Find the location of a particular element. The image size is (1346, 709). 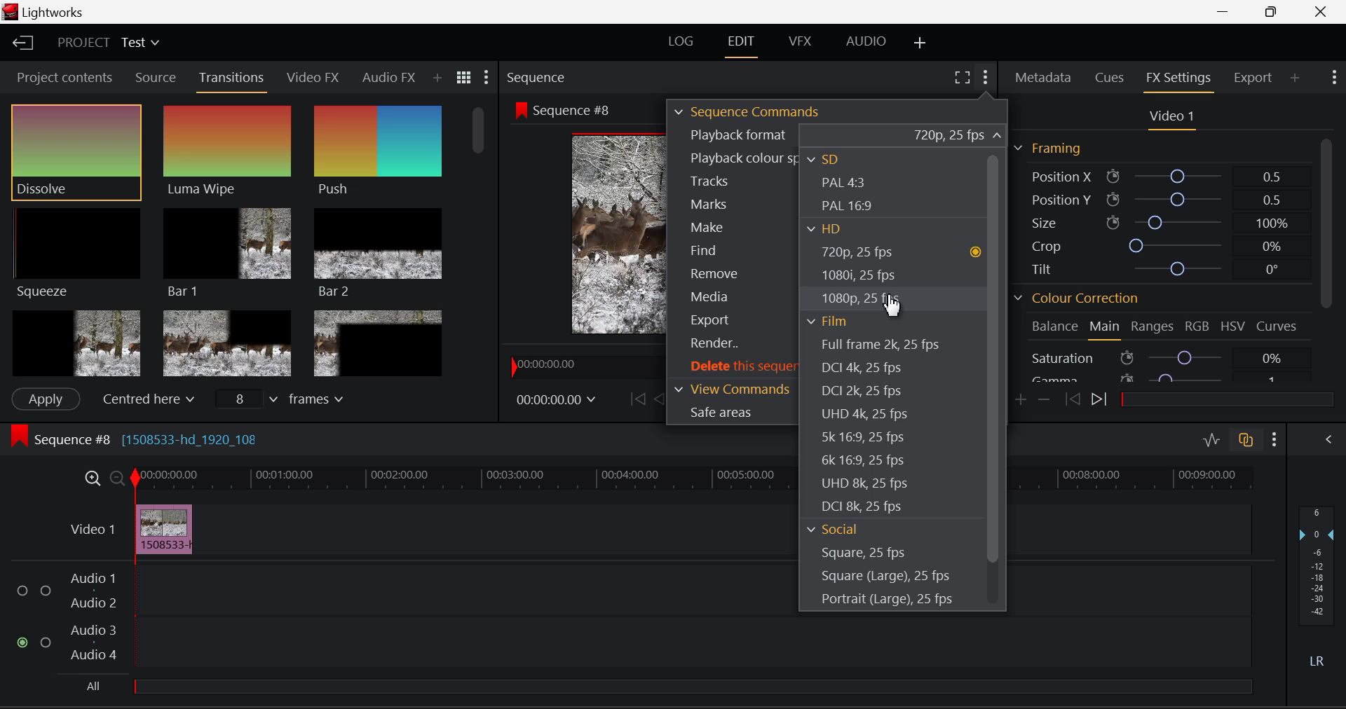

Project Title is located at coordinates (106, 42).